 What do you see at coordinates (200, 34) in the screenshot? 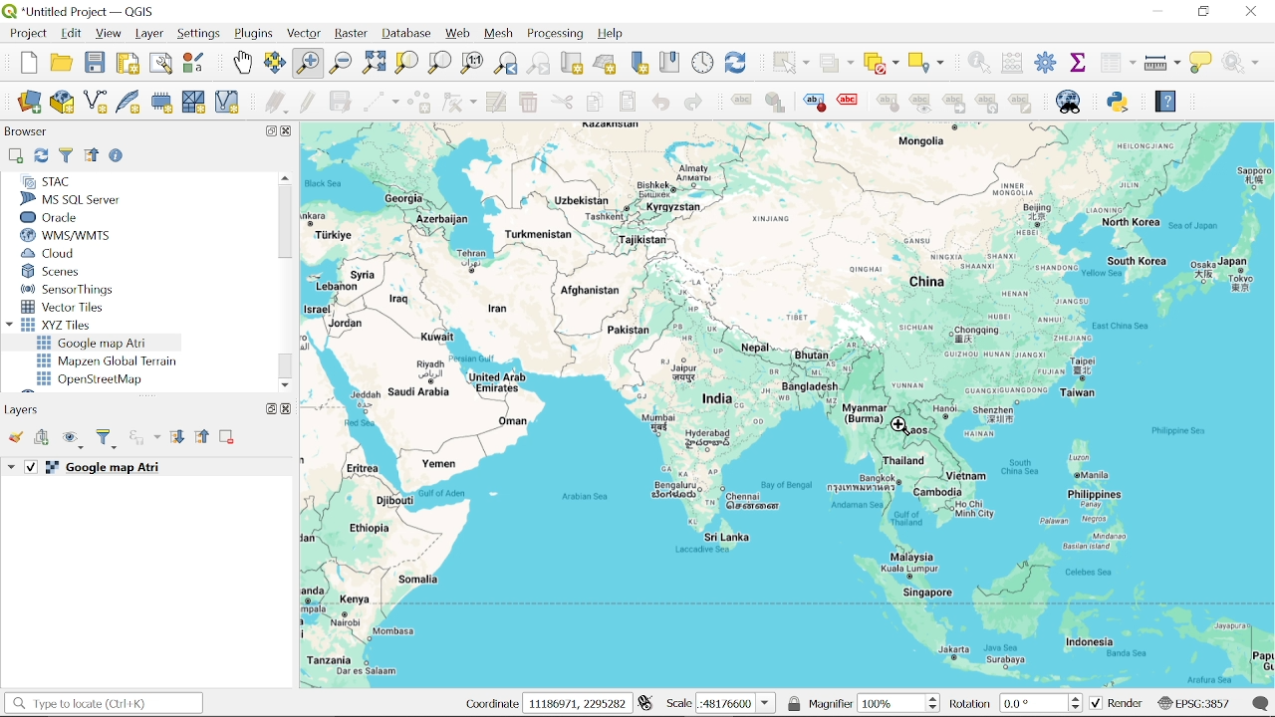
I see `Settings` at bounding box center [200, 34].